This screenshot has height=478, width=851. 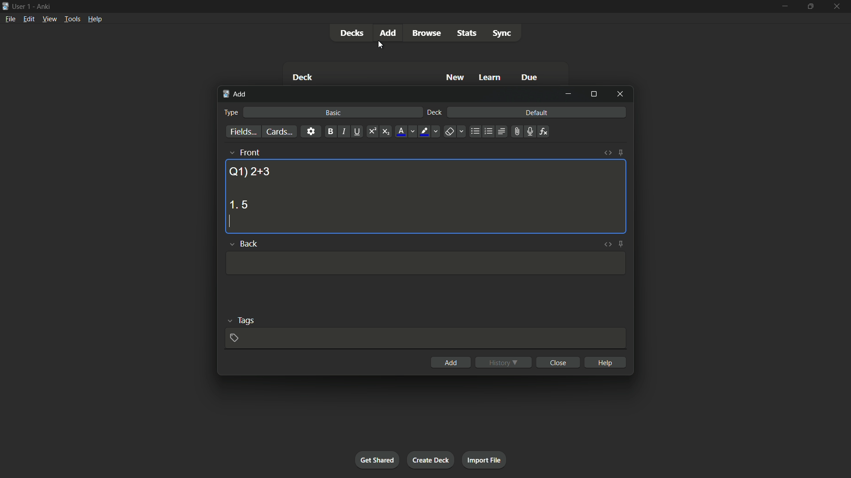 What do you see at coordinates (246, 320) in the screenshot?
I see `tags` at bounding box center [246, 320].